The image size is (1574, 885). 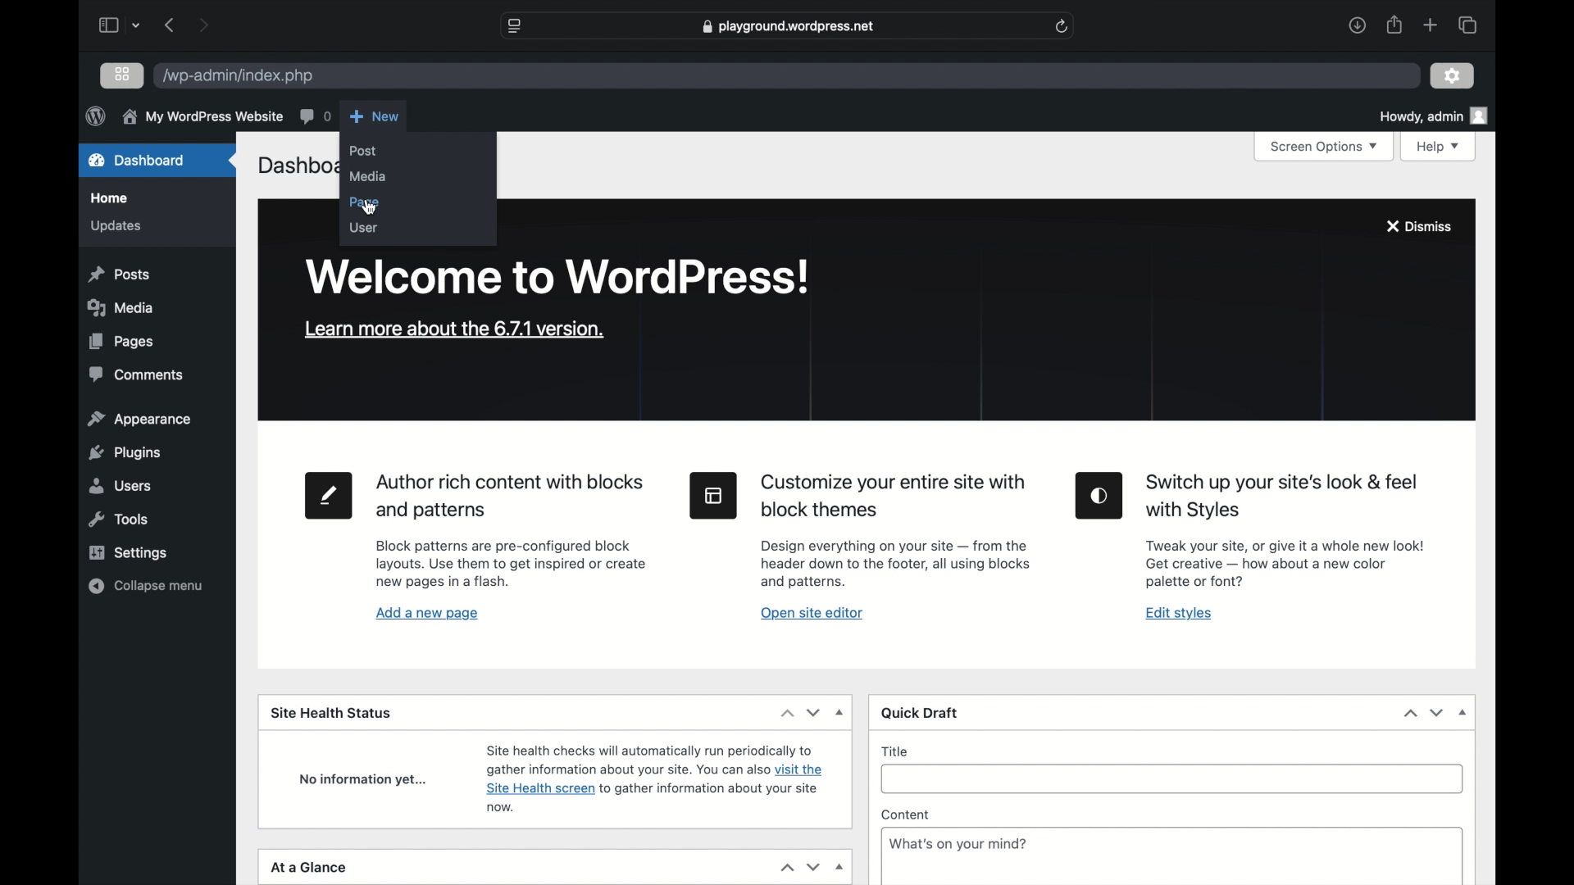 I want to click on content, so click(x=906, y=815).